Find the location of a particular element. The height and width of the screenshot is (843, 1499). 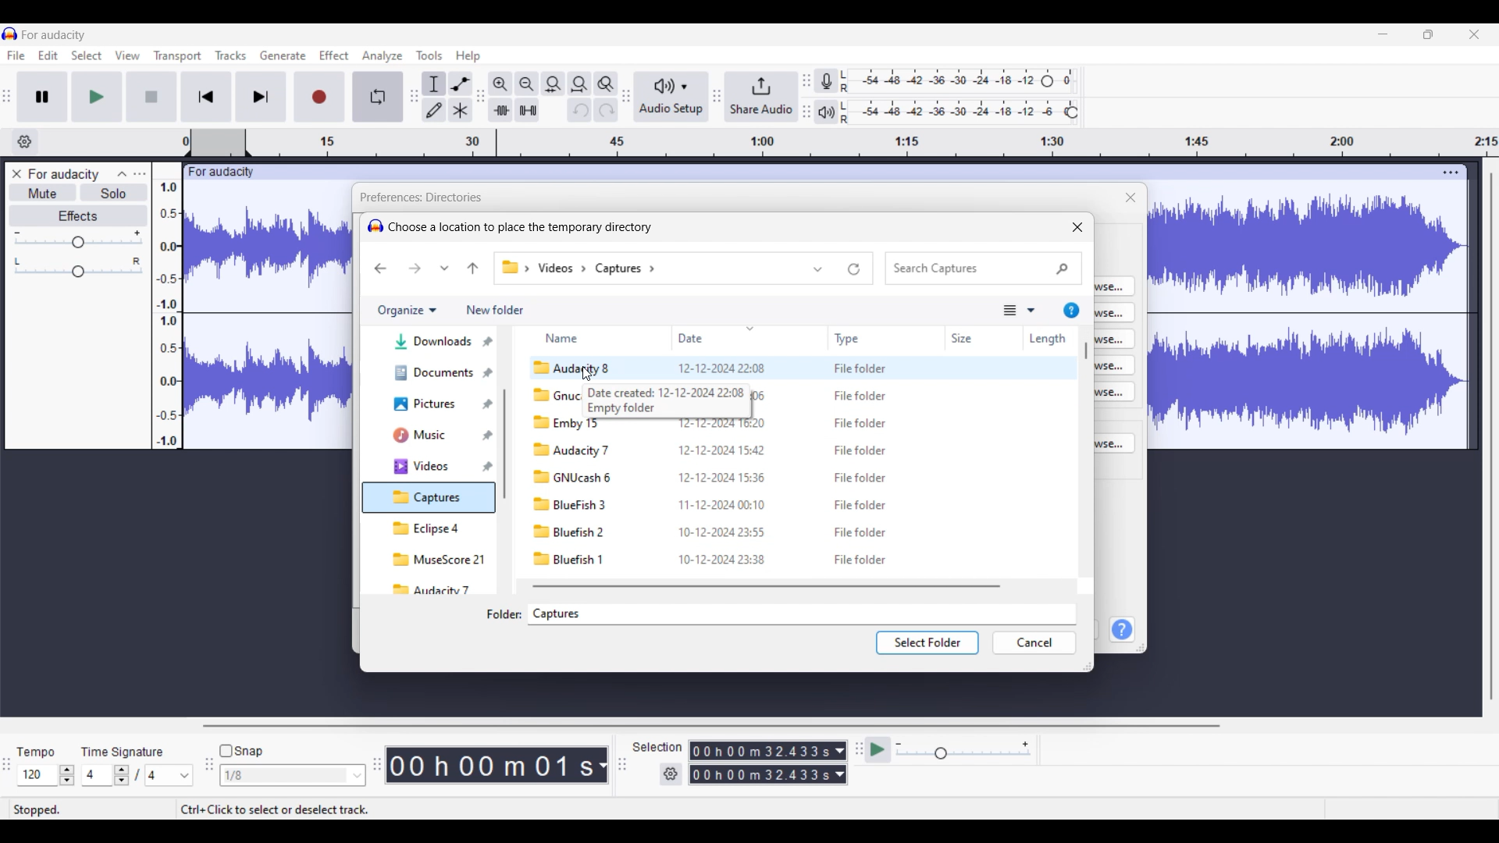

11-12-2024 00:10 is located at coordinates (723, 504).